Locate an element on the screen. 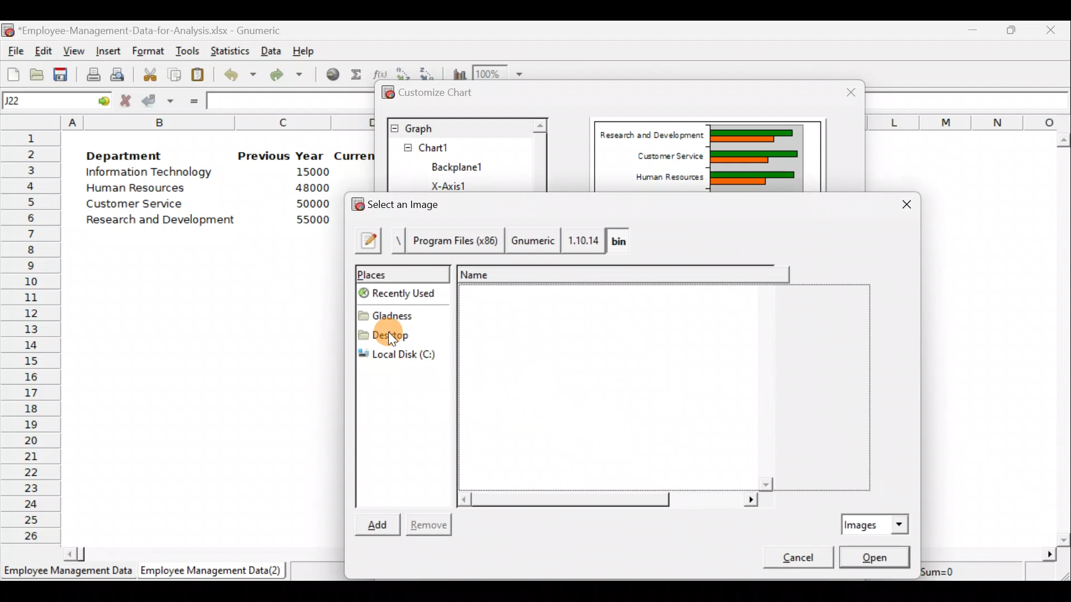 The width and height of the screenshot is (1071, 602). Create a new workbook is located at coordinates (12, 73).